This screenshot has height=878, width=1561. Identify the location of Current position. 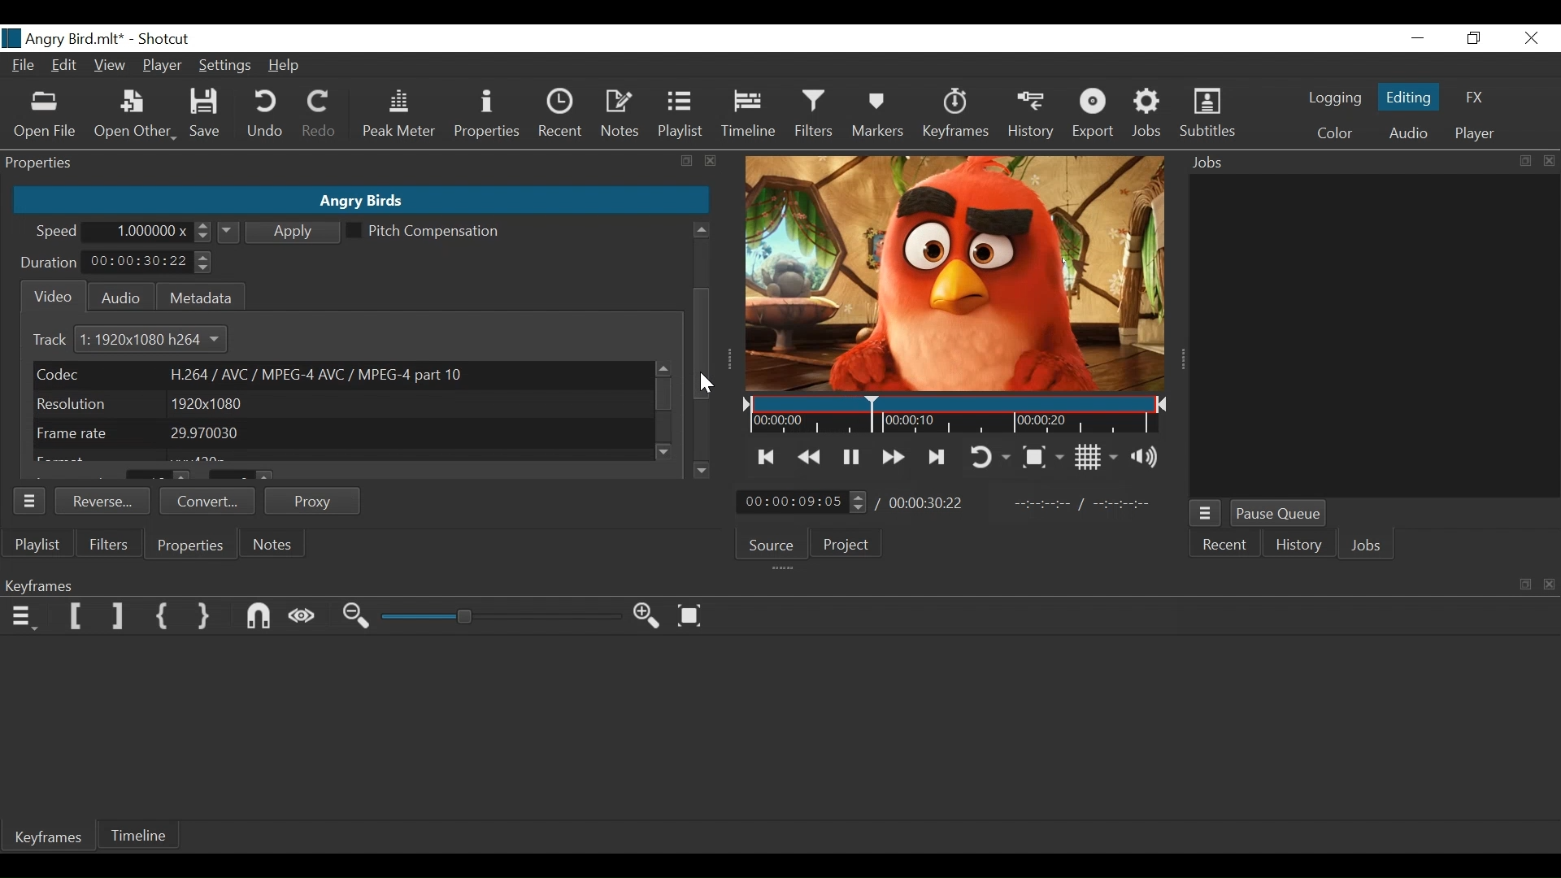
(803, 502).